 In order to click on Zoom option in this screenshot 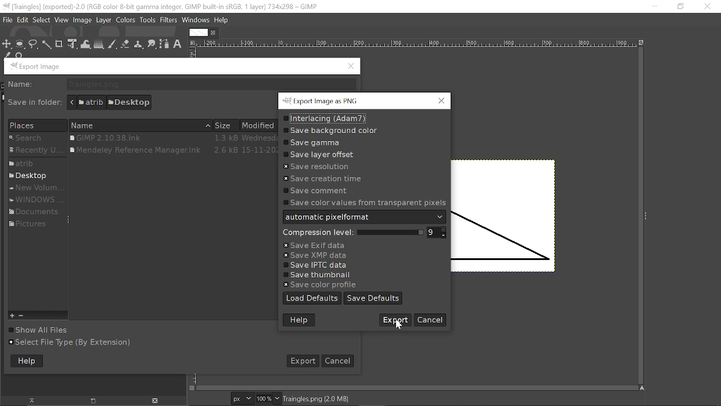, I will do `click(277, 398)`.